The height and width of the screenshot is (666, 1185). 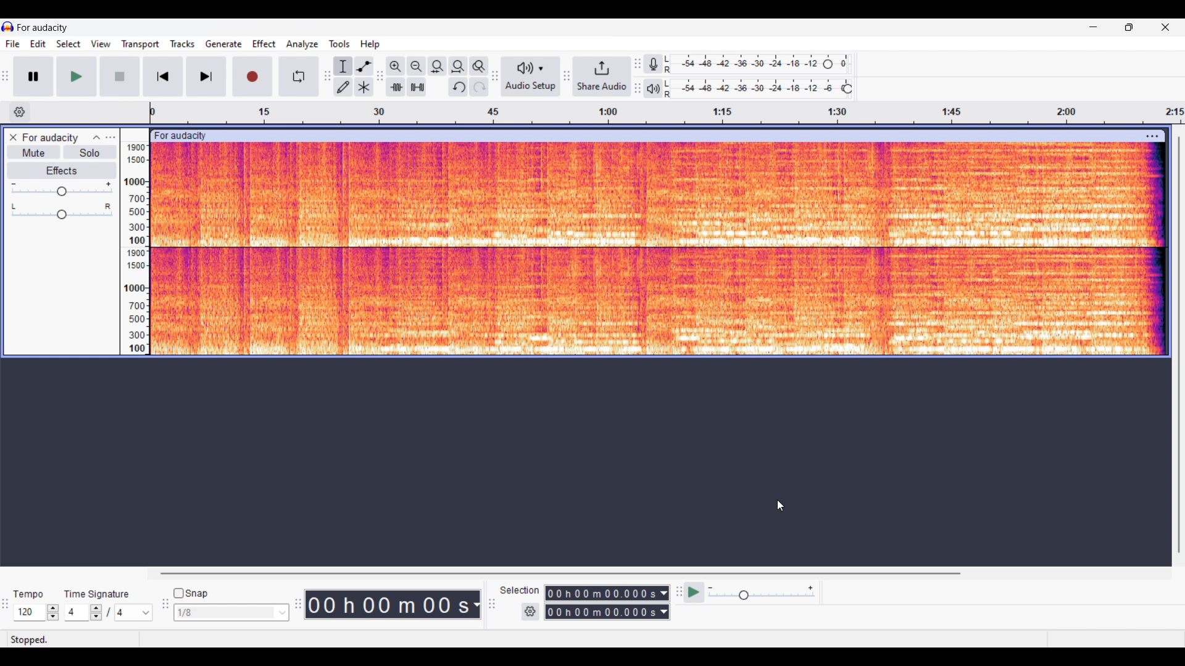 I want to click on Fit projection to width, so click(x=459, y=67).